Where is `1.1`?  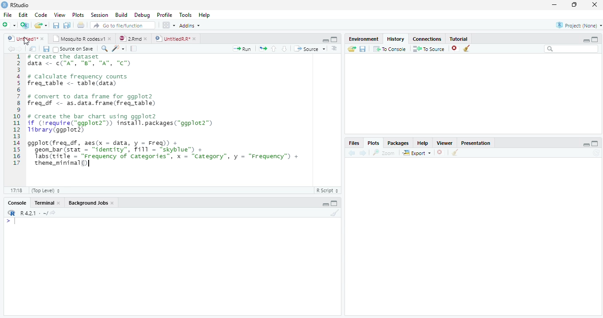 1.1 is located at coordinates (14, 190).